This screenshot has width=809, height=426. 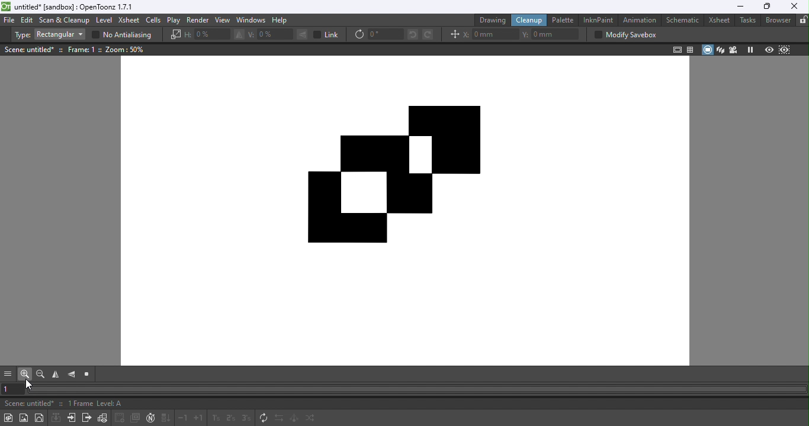 I want to click on Camera view, so click(x=733, y=50).